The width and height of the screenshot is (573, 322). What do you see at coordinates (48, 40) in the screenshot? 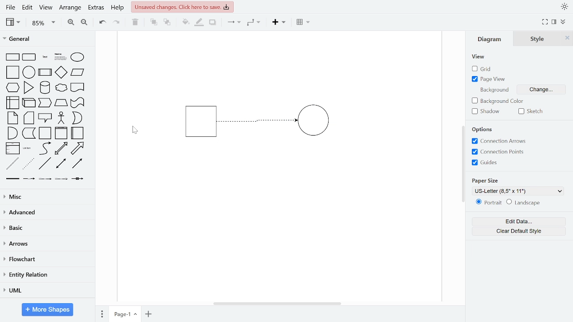
I see `general` at bounding box center [48, 40].